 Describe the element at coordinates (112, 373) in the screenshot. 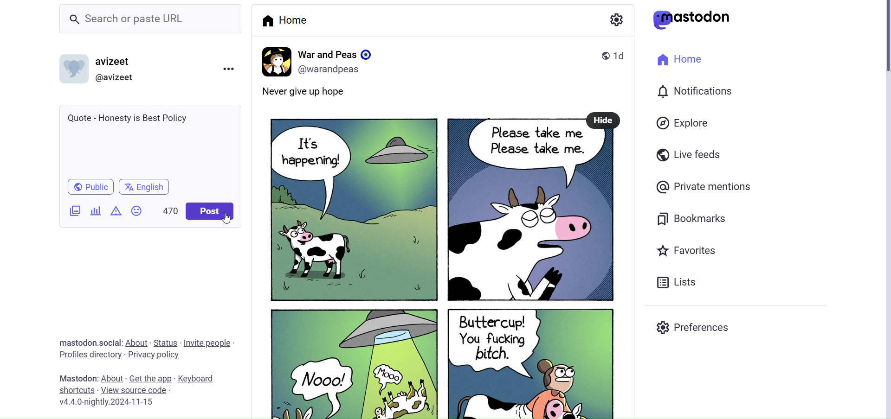

I see `About` at that location.